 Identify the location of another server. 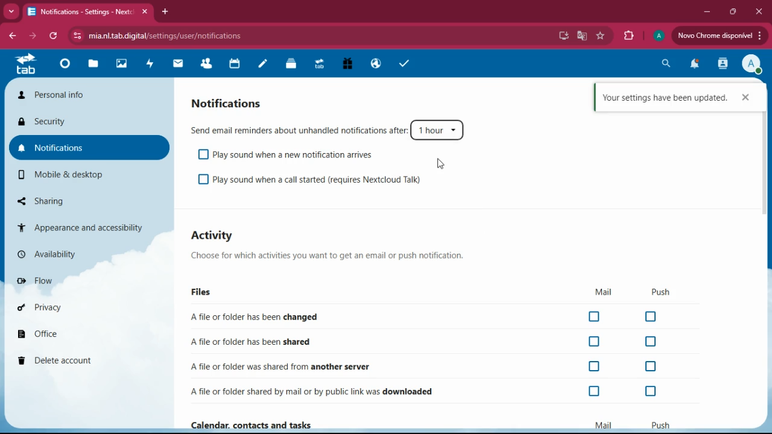
(285, 366).